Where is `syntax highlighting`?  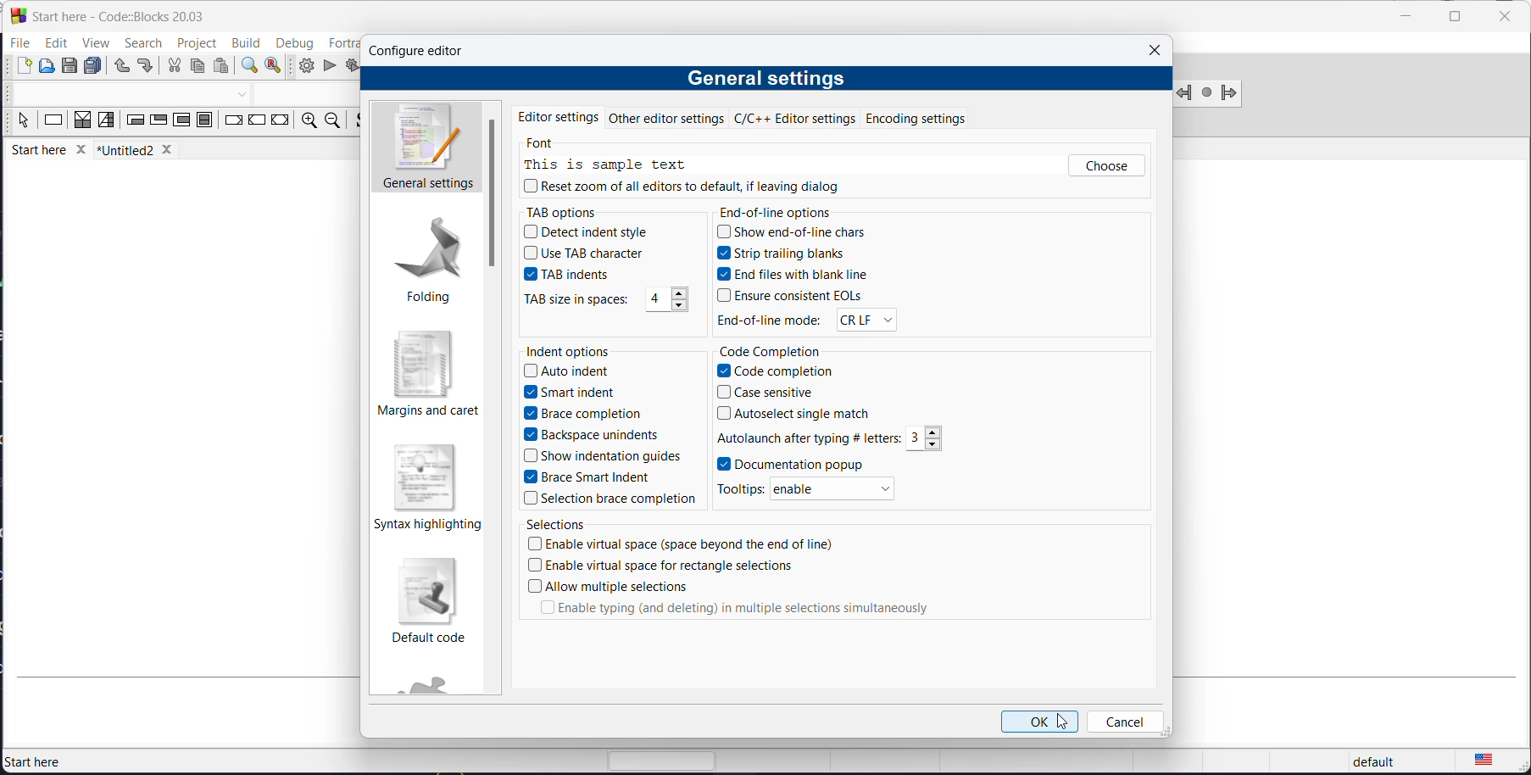
syntax highlighting is located at coordinates (428, 486).